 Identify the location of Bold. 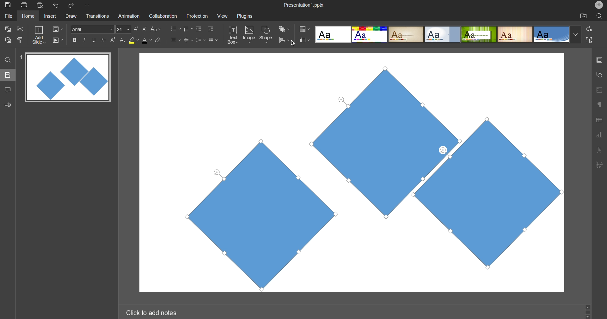
(75, 40).